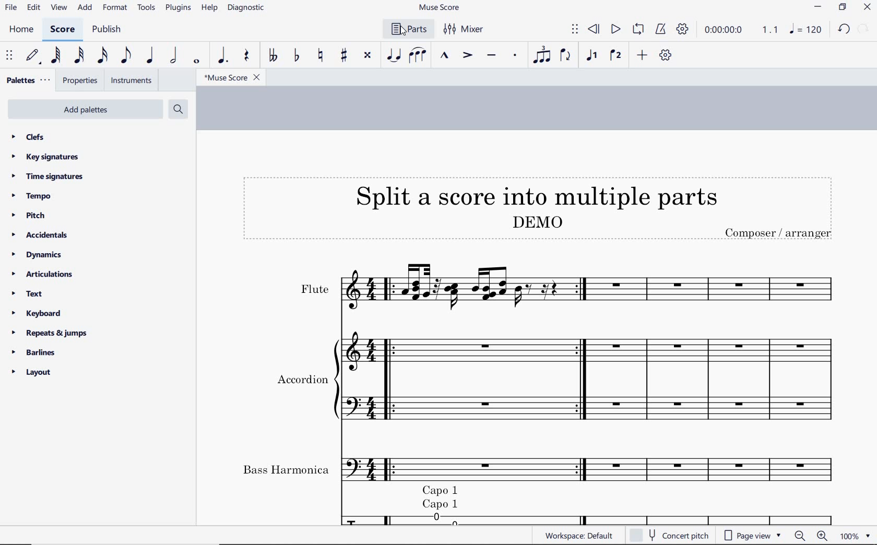 The height and width of the screenshot is (545, 877). What do you see at coordinates (34, 57) in the screenshot?
I see `default (step time)` at bounding box center [34, 57].